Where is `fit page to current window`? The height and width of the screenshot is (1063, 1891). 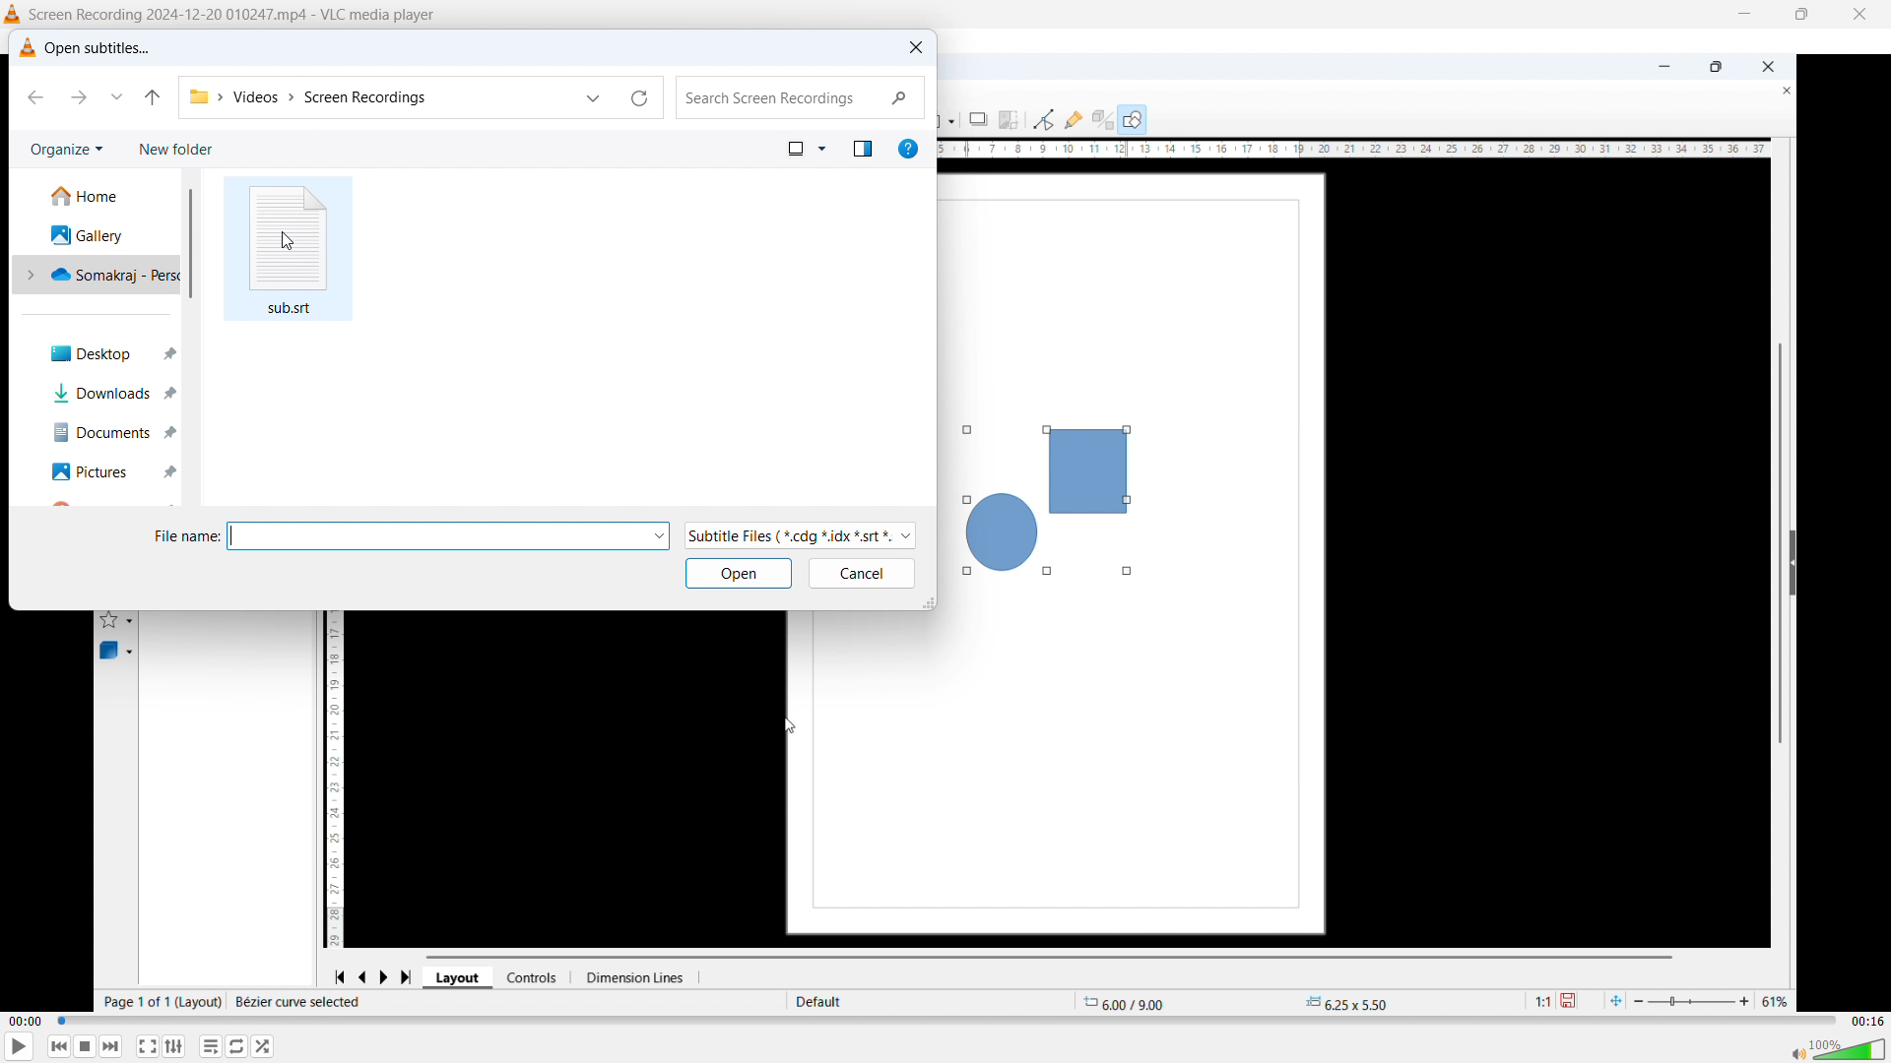
fit page to current window is located at coordinates (1615, 1000).